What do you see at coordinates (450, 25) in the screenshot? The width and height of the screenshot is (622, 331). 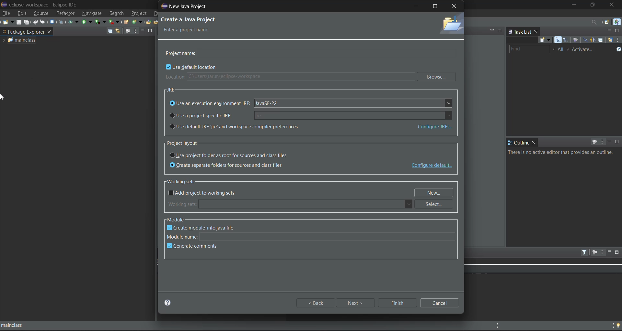 I see `folder` at bounding box center [450, 25].